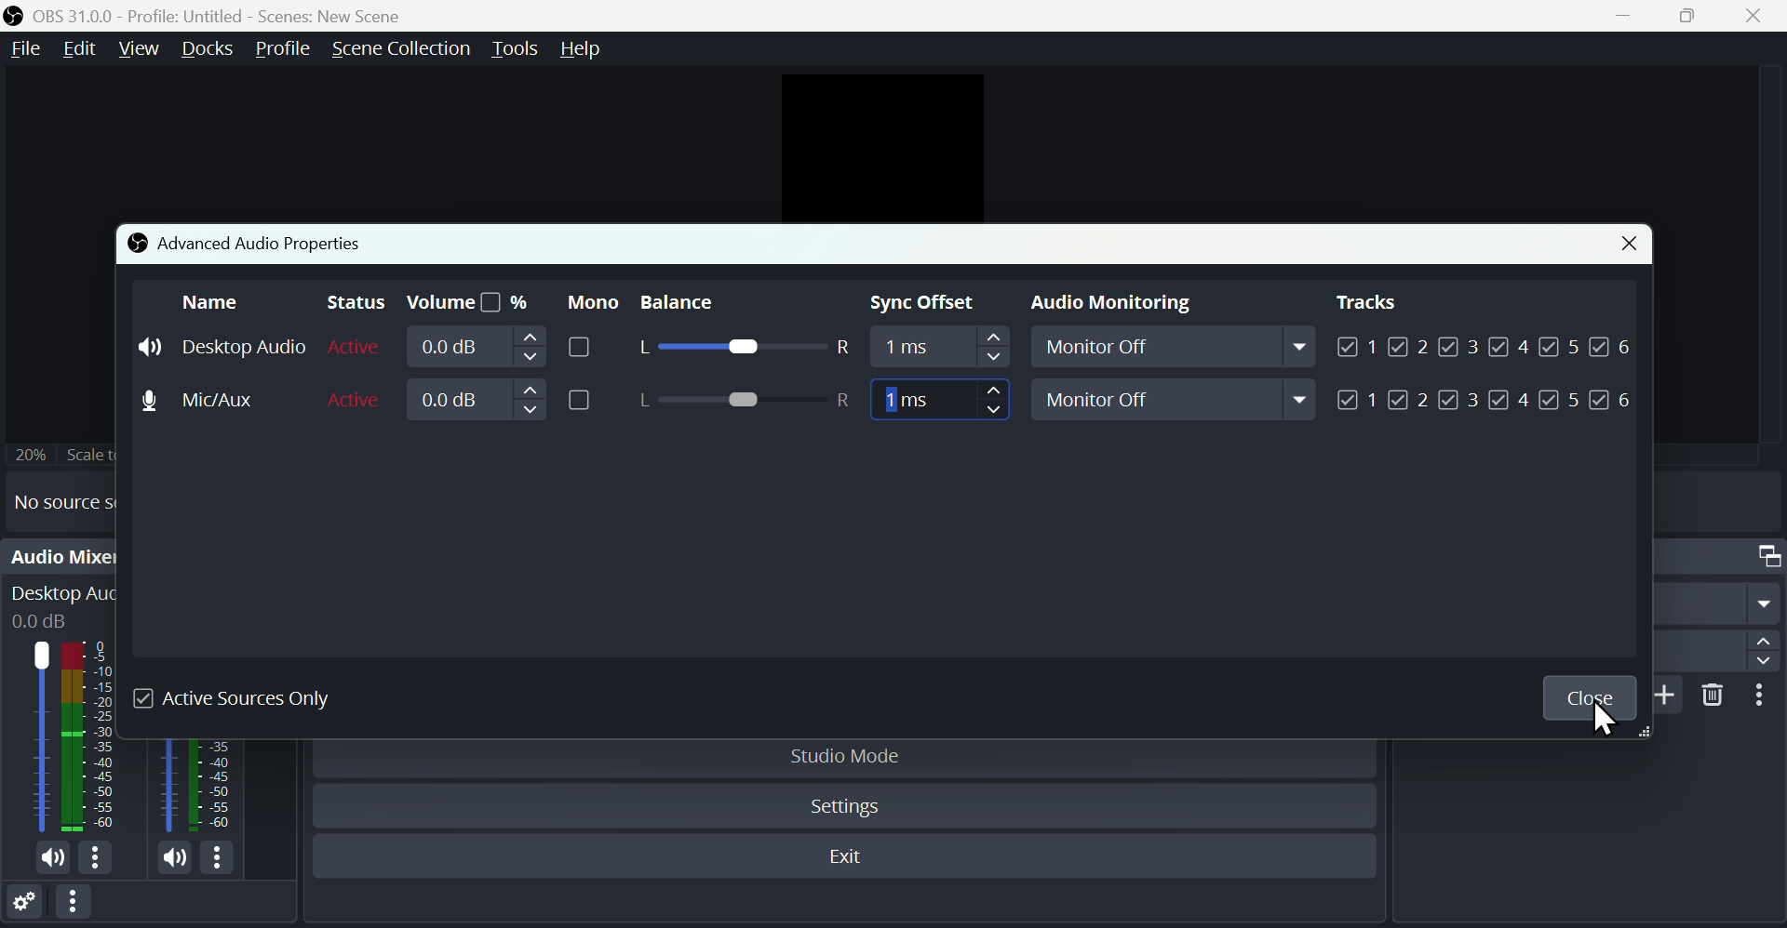  Describe the element at coordinates (927, 304) in the screenshot. I see `Sync offset` at that location.